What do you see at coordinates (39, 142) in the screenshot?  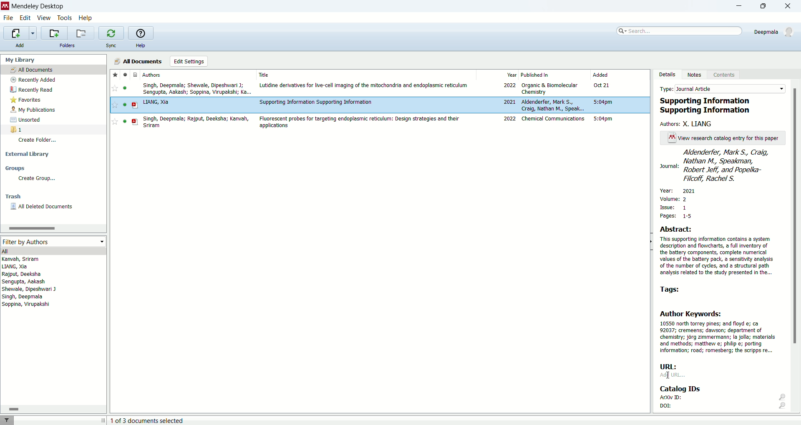 I see `create folder` at bounding box center [39, 142].